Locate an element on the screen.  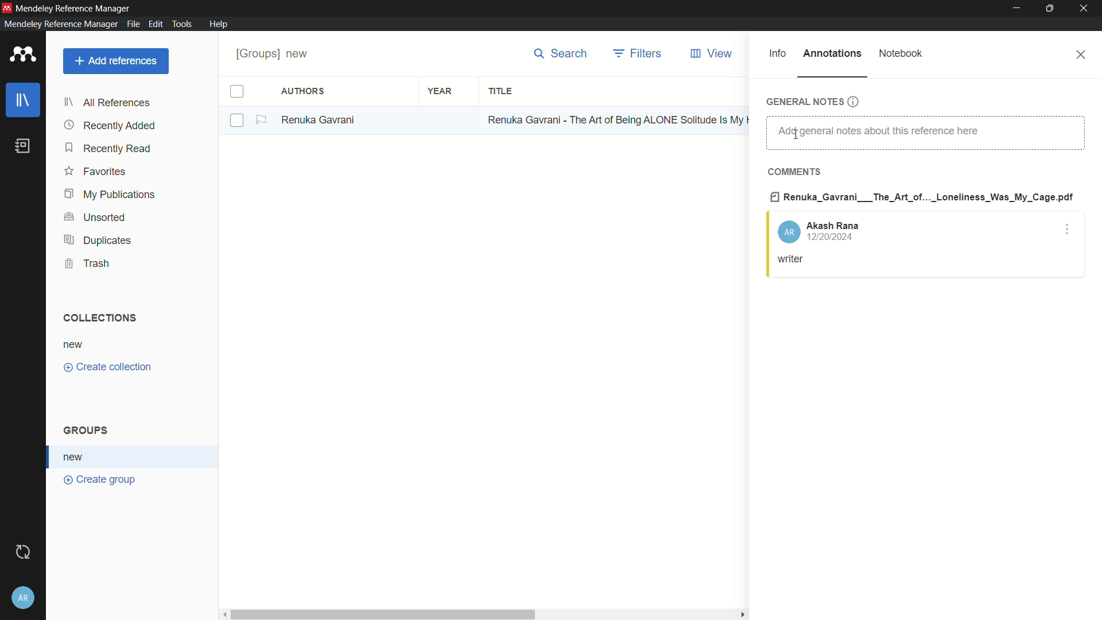
maximize is located at coordinates (1051, 9).